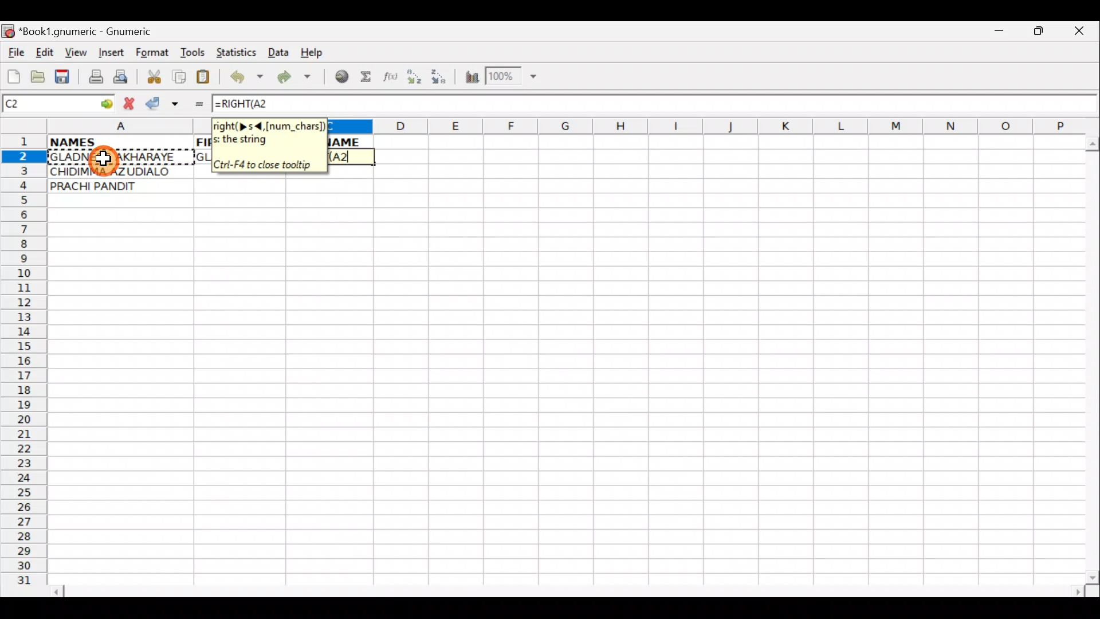 The image size is (1100, 619). What do you see at coordinates (513, 78) in the screenshot?
I see `Zoom` at bounding box center [513, 78].